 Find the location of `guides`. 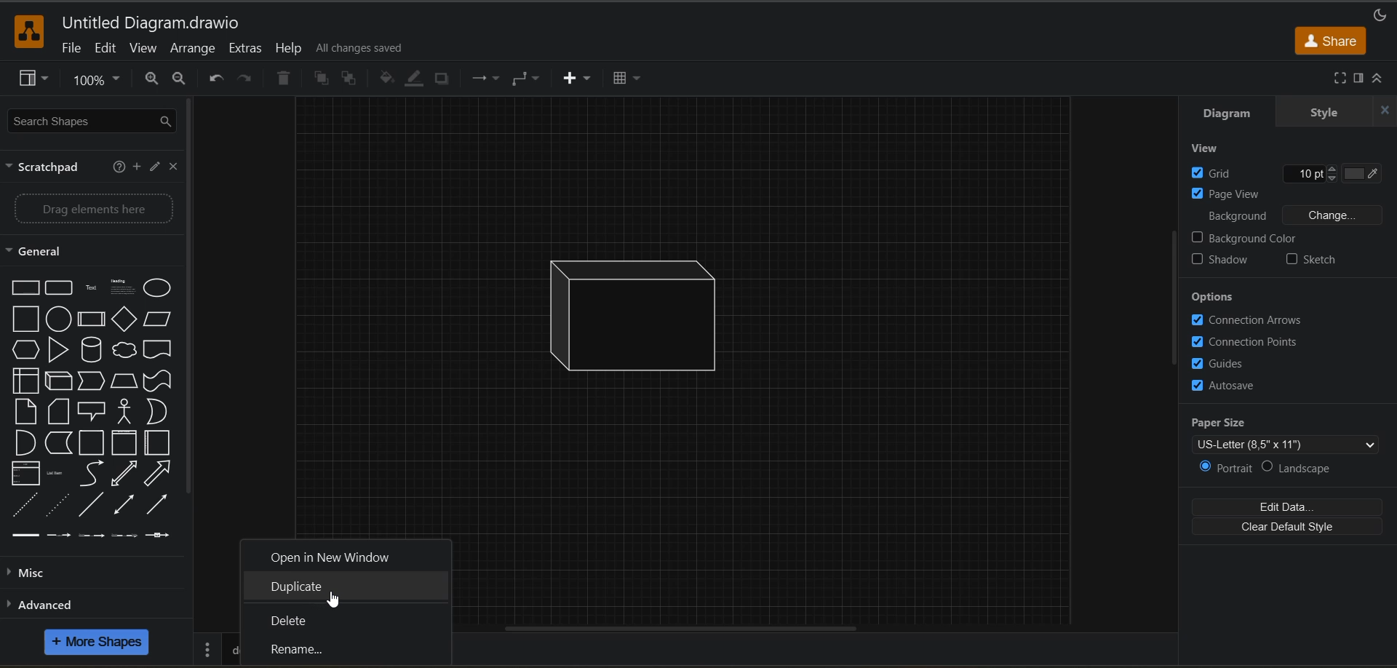

guides is located at coordinates (1227, 362).